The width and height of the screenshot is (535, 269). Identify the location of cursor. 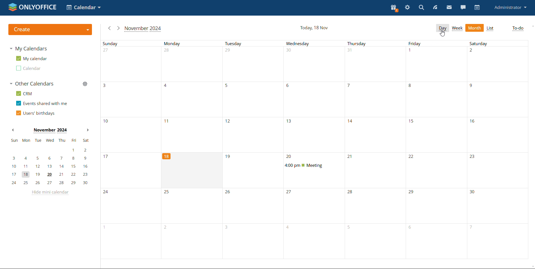
(442, 33).